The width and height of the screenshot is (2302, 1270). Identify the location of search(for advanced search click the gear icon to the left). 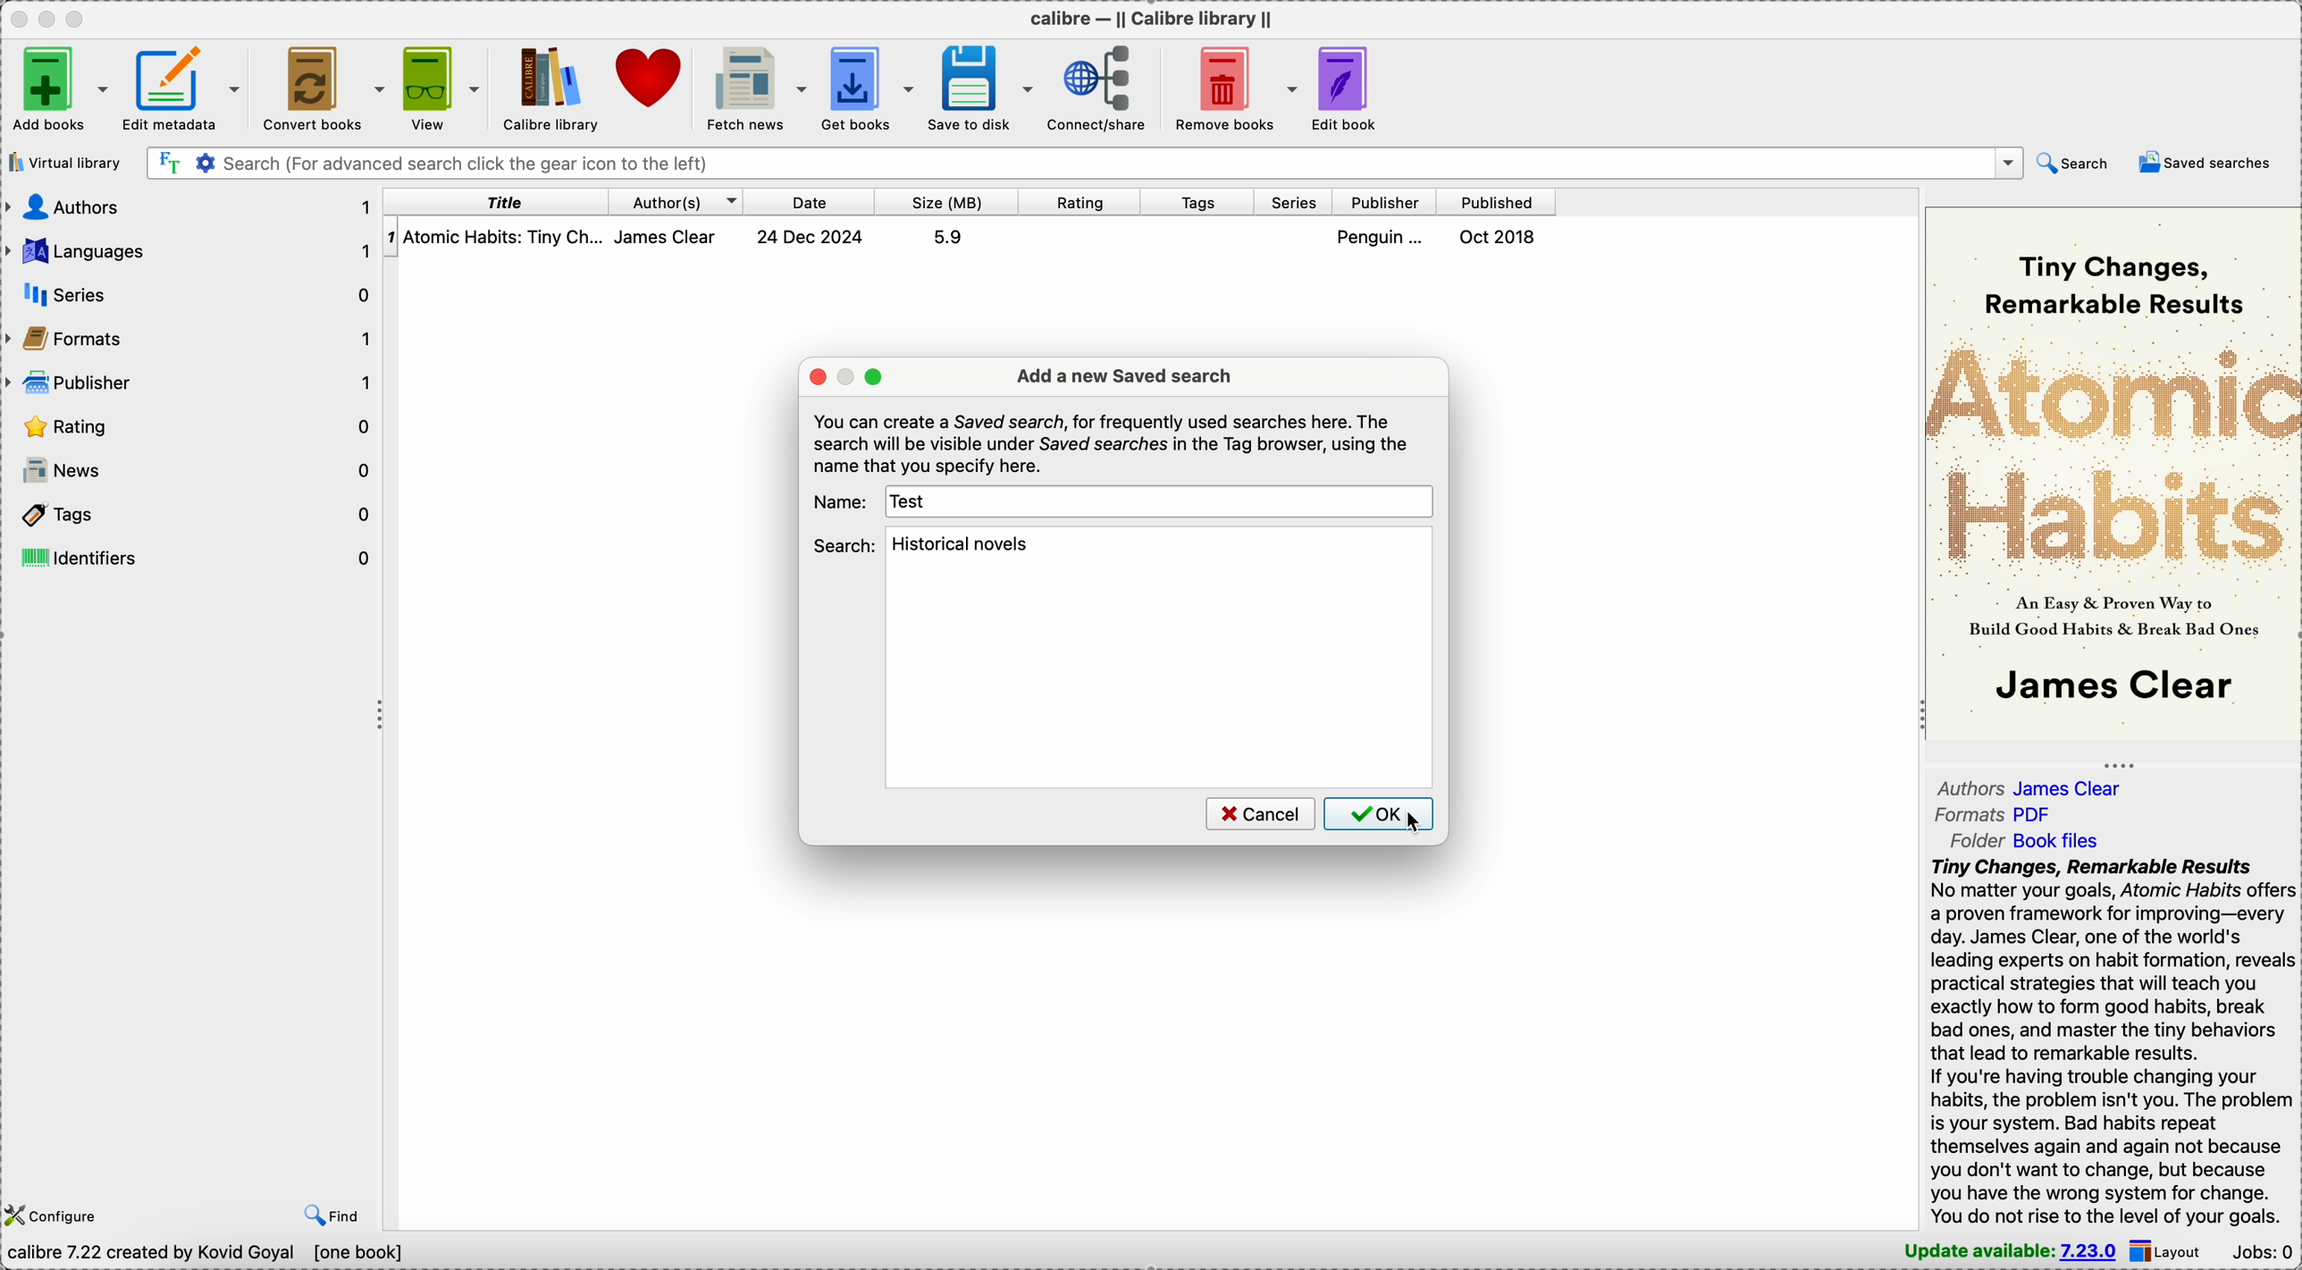
(1084, 162).